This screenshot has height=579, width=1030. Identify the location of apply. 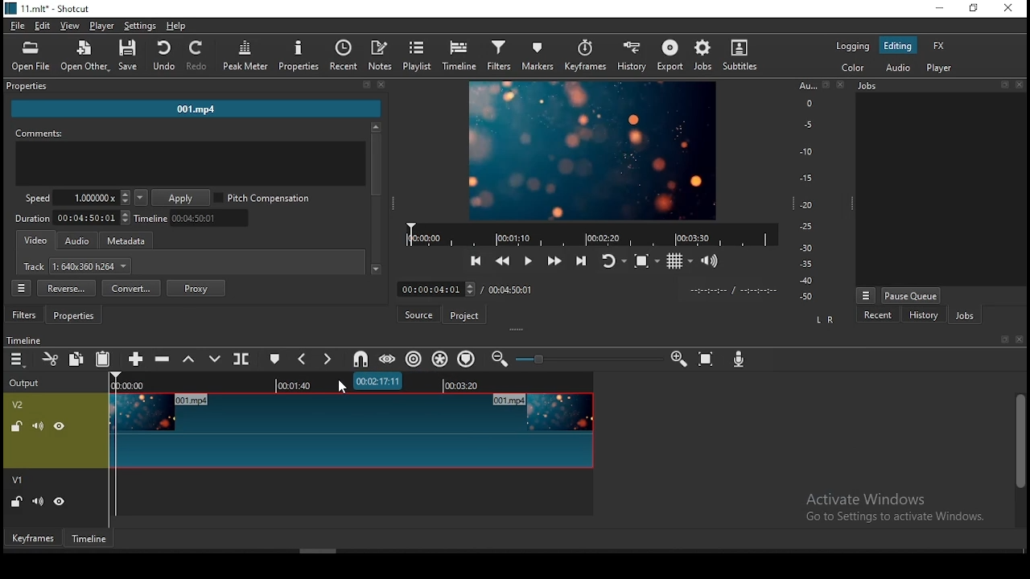
(183, 199).